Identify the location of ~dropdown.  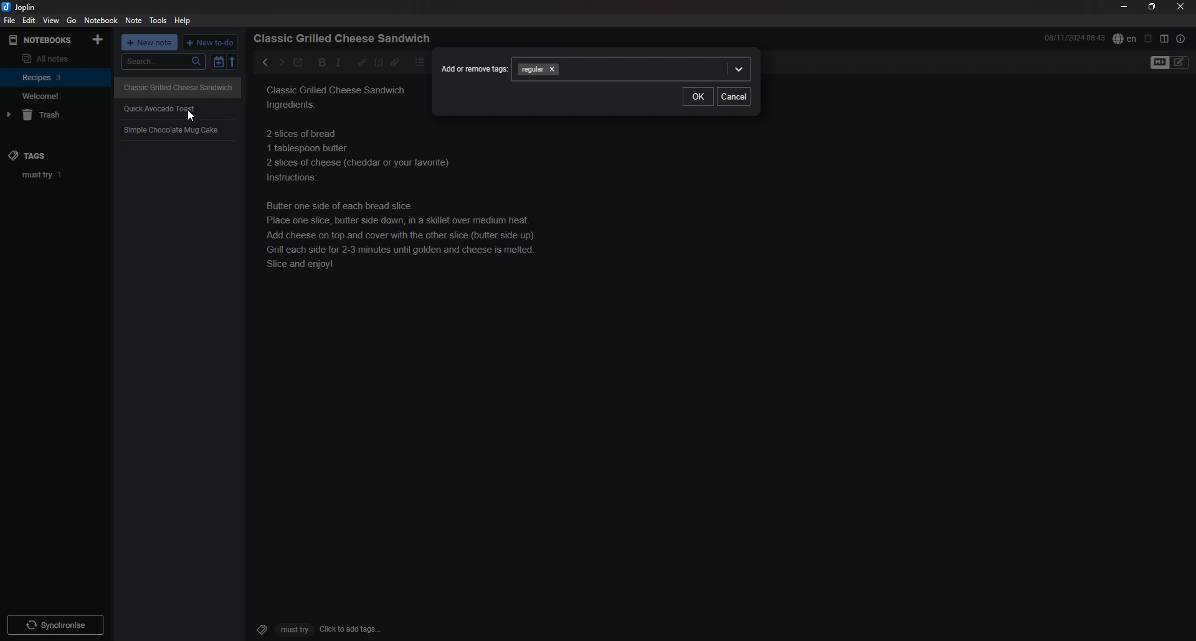
(738, 68).